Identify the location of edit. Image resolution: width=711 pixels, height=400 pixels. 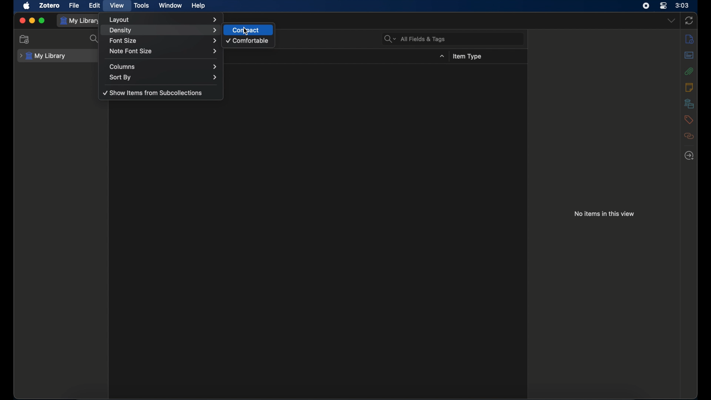
(94, 6).